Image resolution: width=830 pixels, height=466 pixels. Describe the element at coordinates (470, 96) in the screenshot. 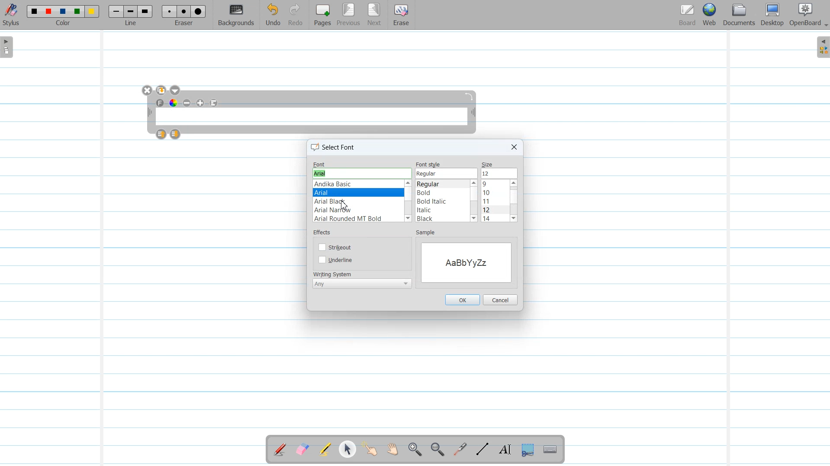

I see `Rotate Text window` at that location.